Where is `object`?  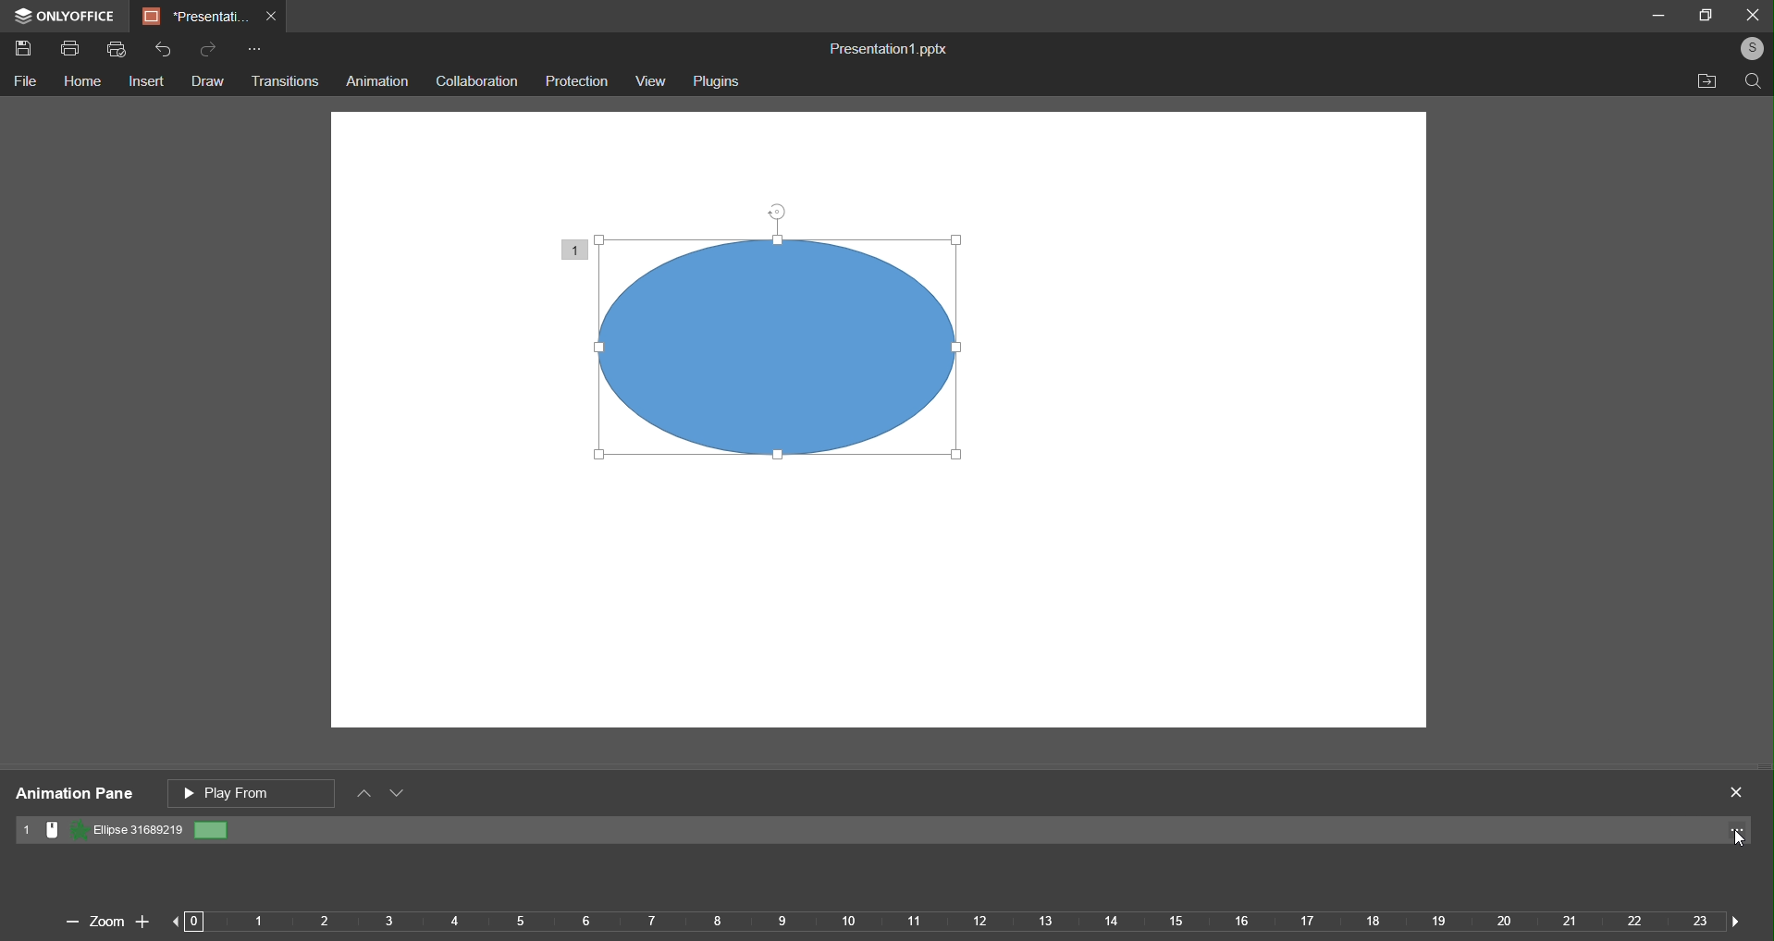
object is located at coordinates (806, 361).